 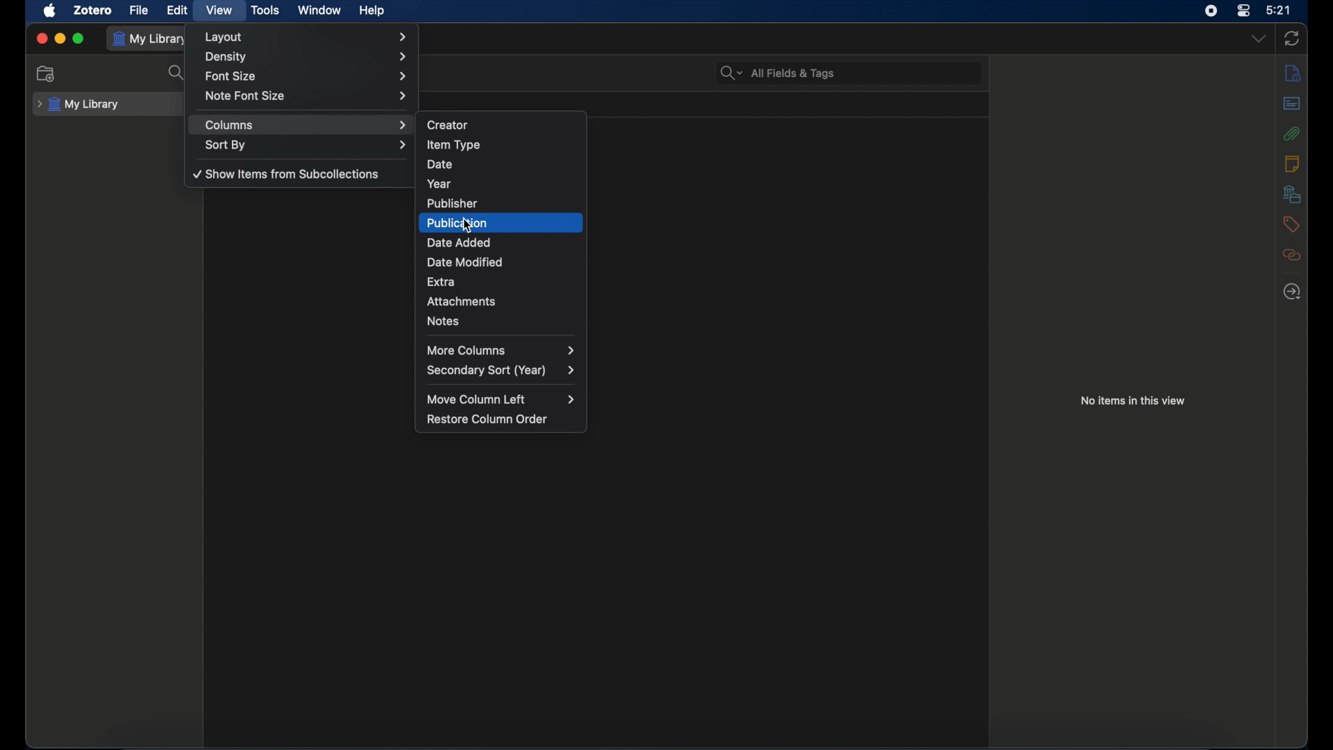 I want to click on maximize, so click(x=79, y=38).